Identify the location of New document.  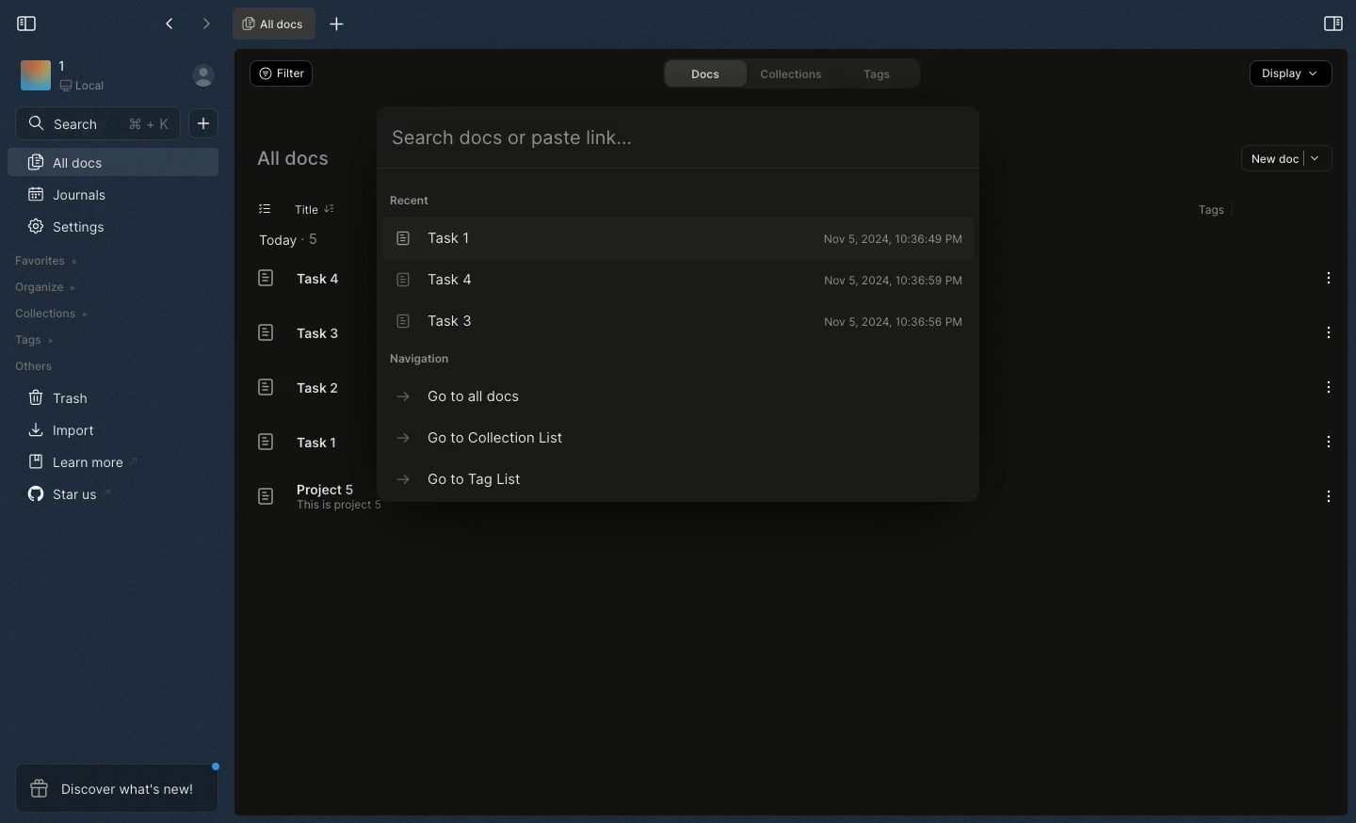
(200, 124).